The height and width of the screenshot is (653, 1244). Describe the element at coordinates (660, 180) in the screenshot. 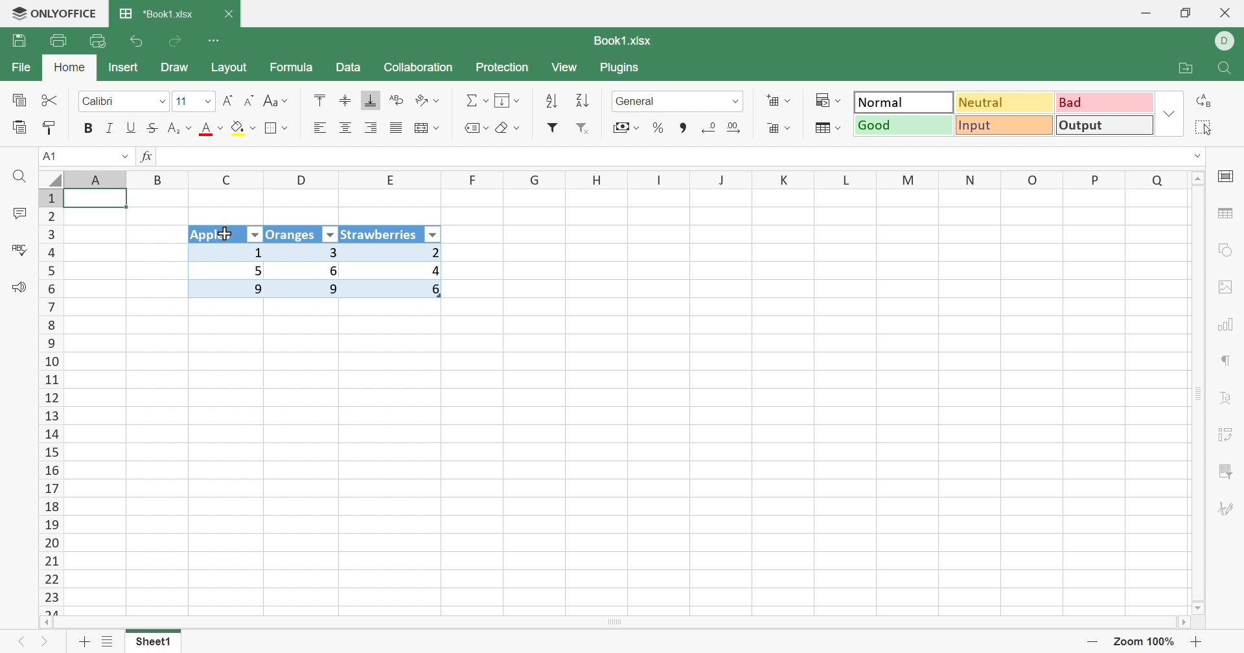

I see `I` at that location.